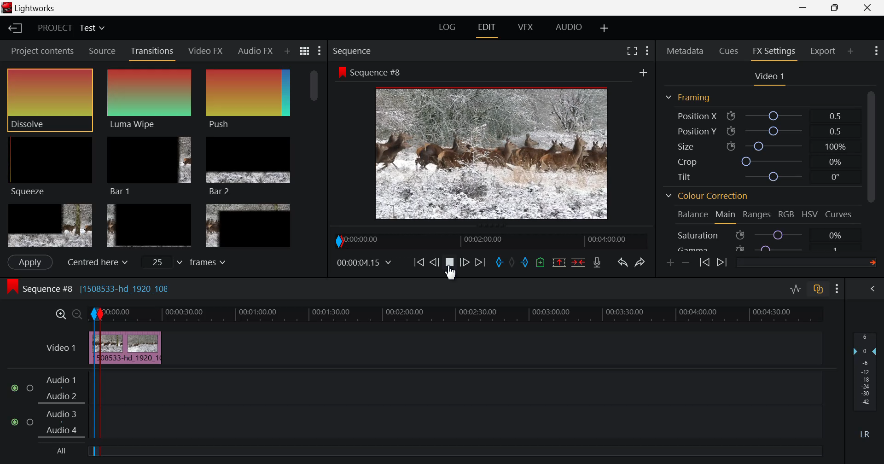  I want to click on Box 4, so click(49, 226).